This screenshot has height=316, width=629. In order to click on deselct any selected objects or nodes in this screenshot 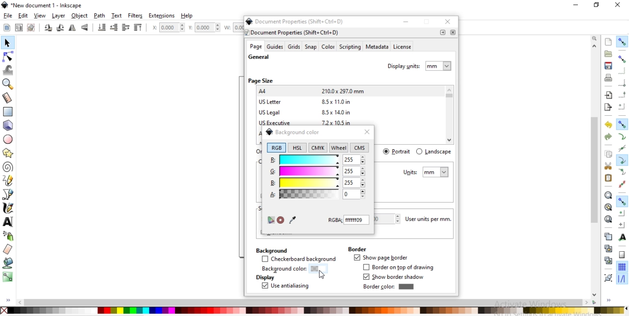, I will do `click(31, 27)`.